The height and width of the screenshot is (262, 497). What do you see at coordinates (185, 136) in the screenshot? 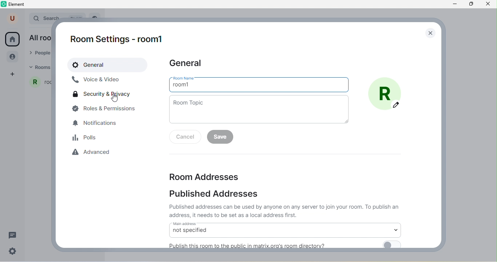
I see `cancel` at bounding box center [185, 136].